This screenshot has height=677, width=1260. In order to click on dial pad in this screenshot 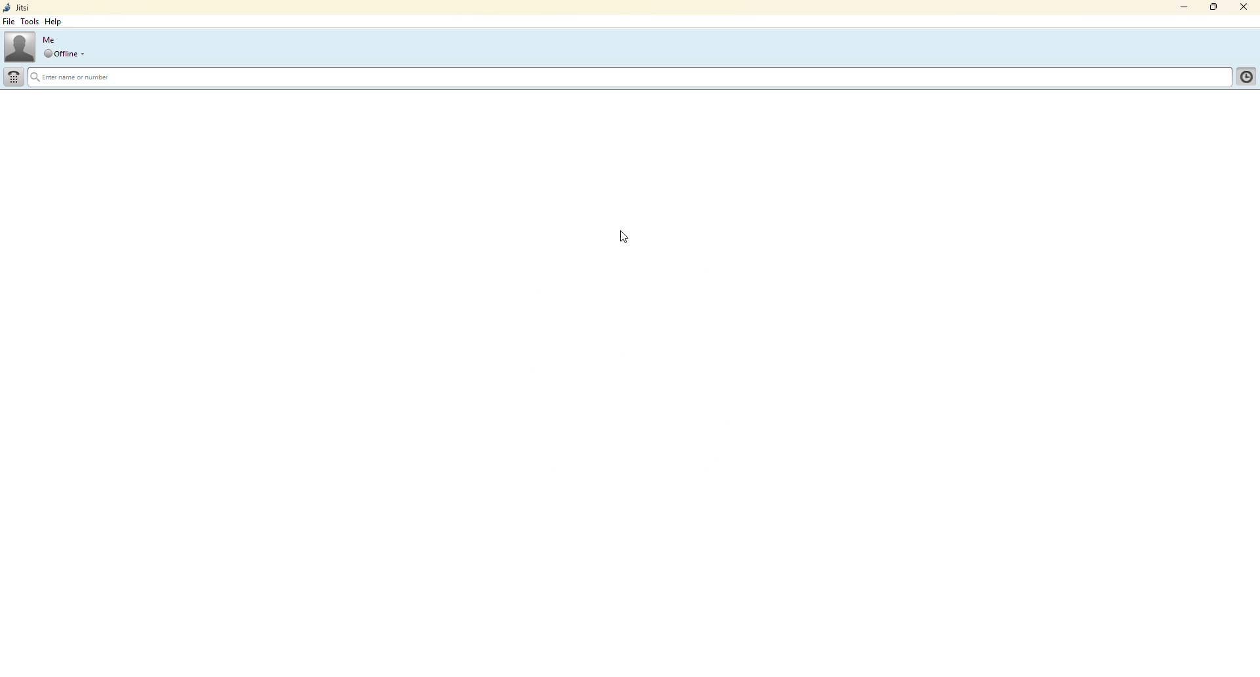, I will do `click(14, 77)`.